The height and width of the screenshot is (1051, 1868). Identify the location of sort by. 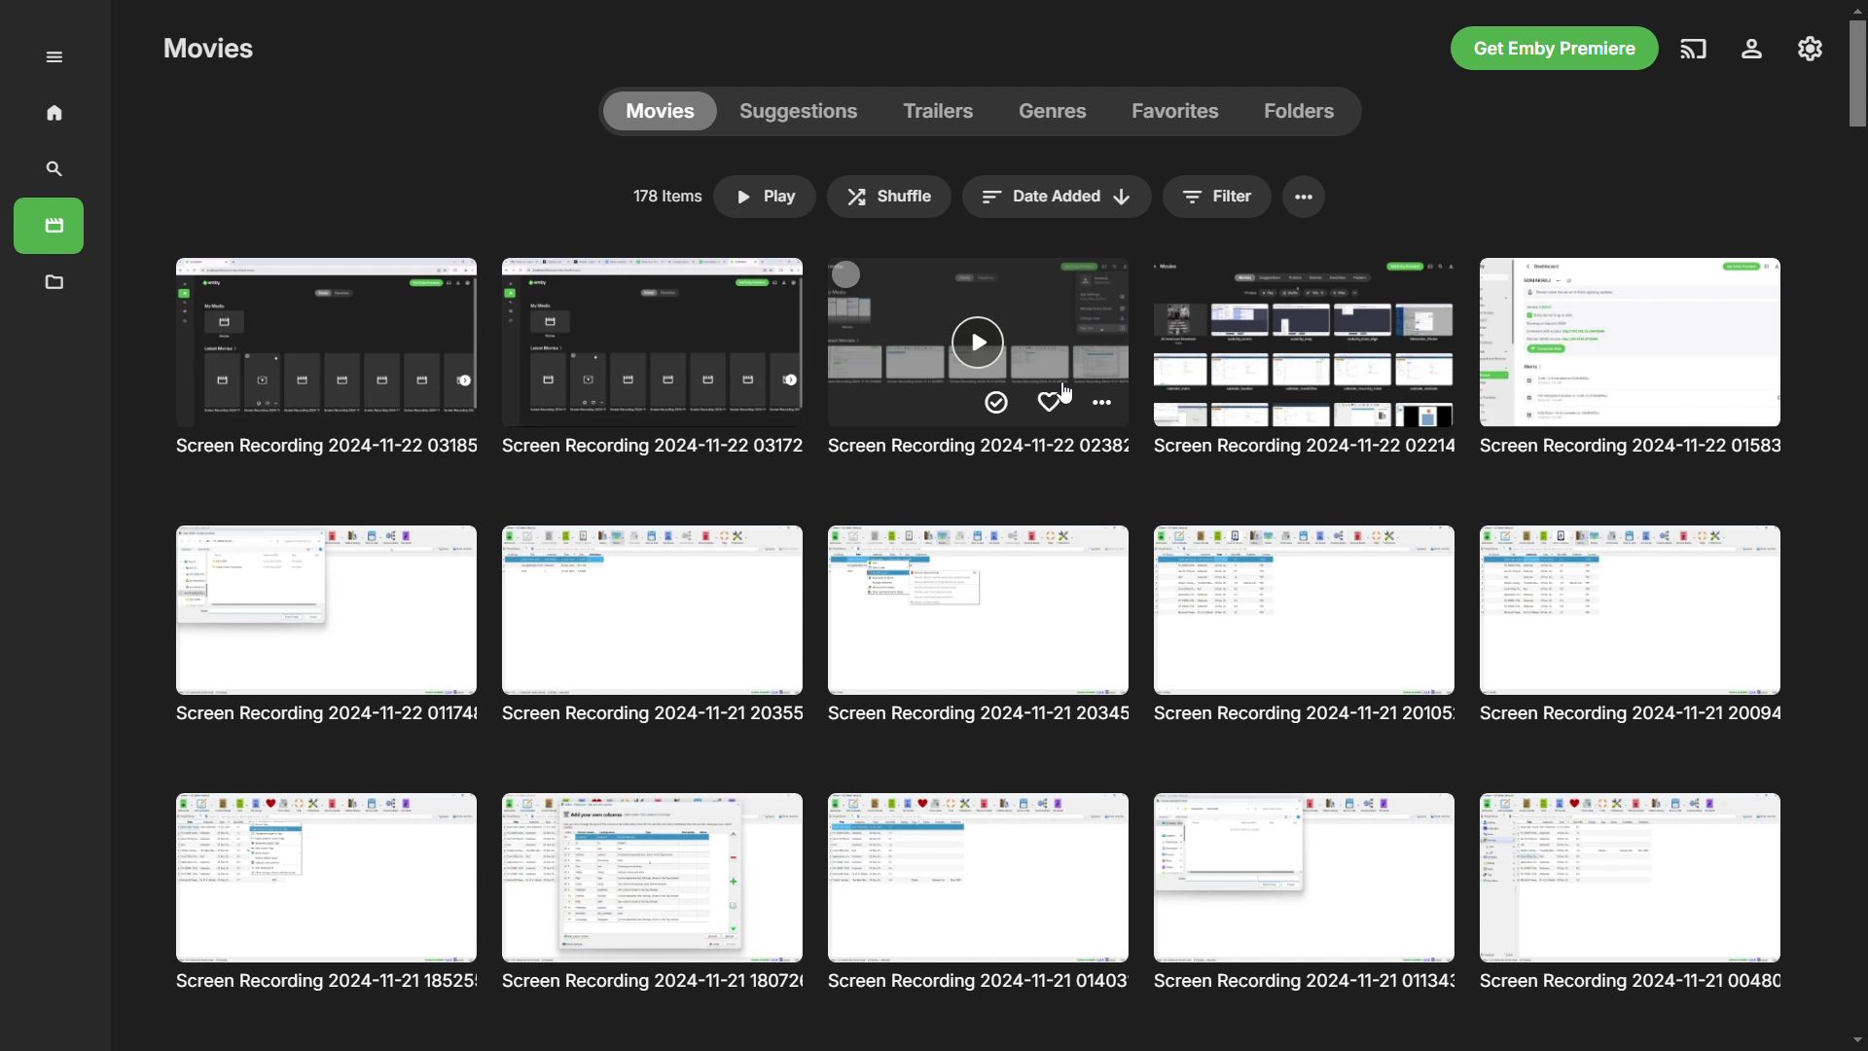
(1054, 199).